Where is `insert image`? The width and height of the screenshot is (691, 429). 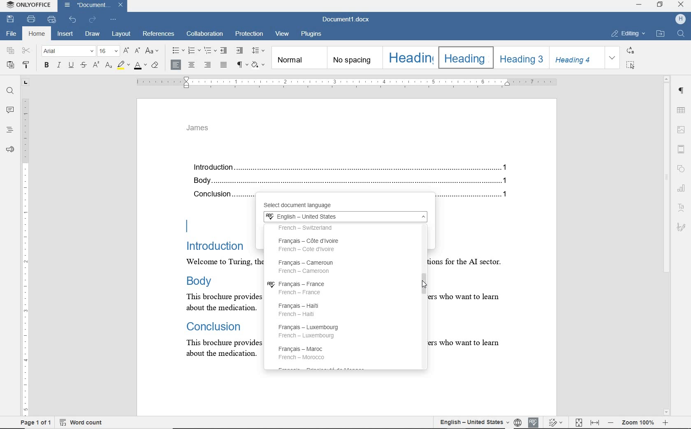
insert image is located at coordinates (682, 130).